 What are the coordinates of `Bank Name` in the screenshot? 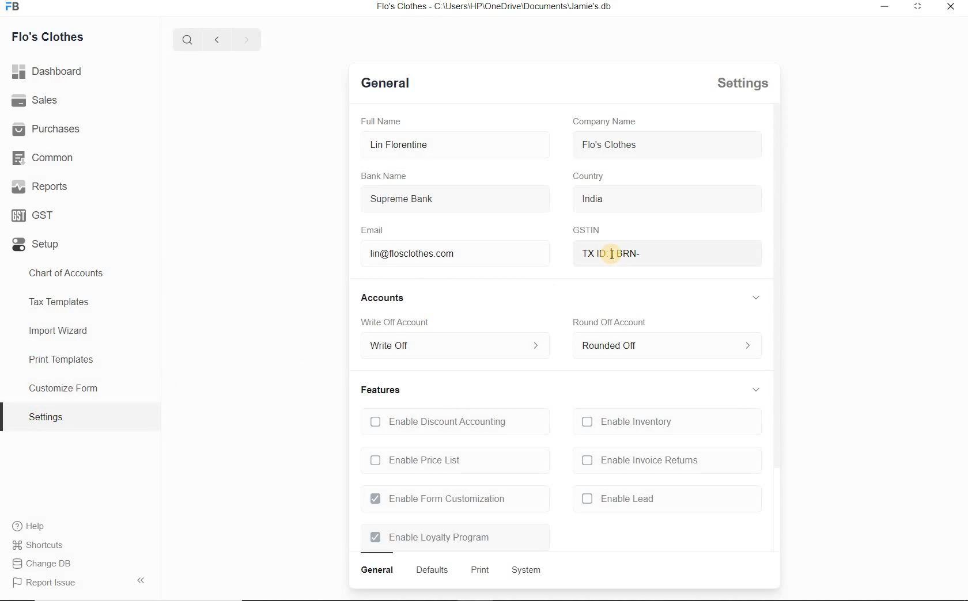 It's located at (385, 176).